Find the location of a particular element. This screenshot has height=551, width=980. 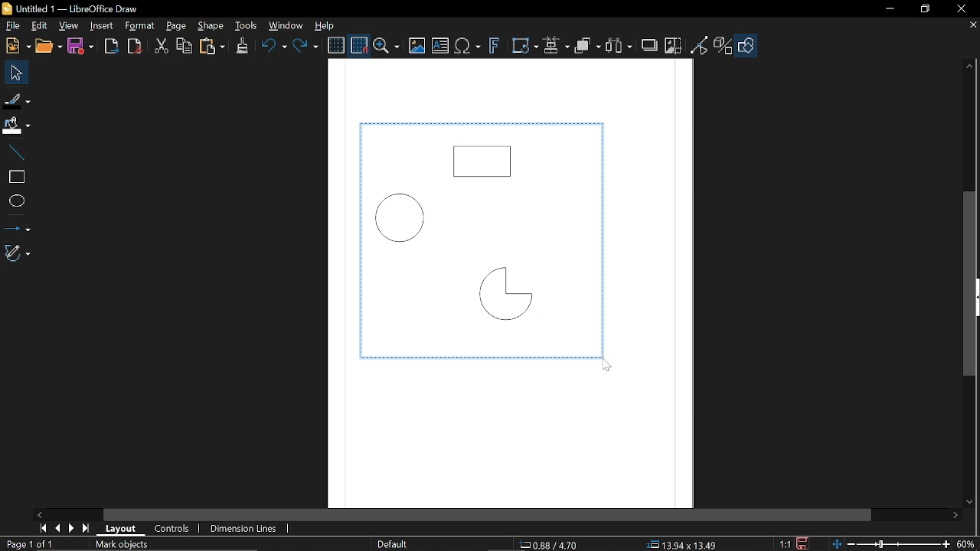

File is located at coordinates (13, 28).